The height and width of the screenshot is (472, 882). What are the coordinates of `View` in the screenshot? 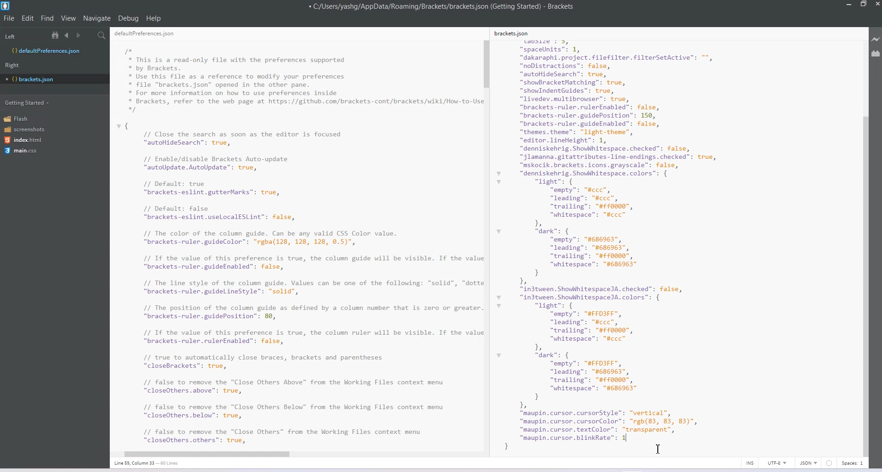 It's located at (69, 18).